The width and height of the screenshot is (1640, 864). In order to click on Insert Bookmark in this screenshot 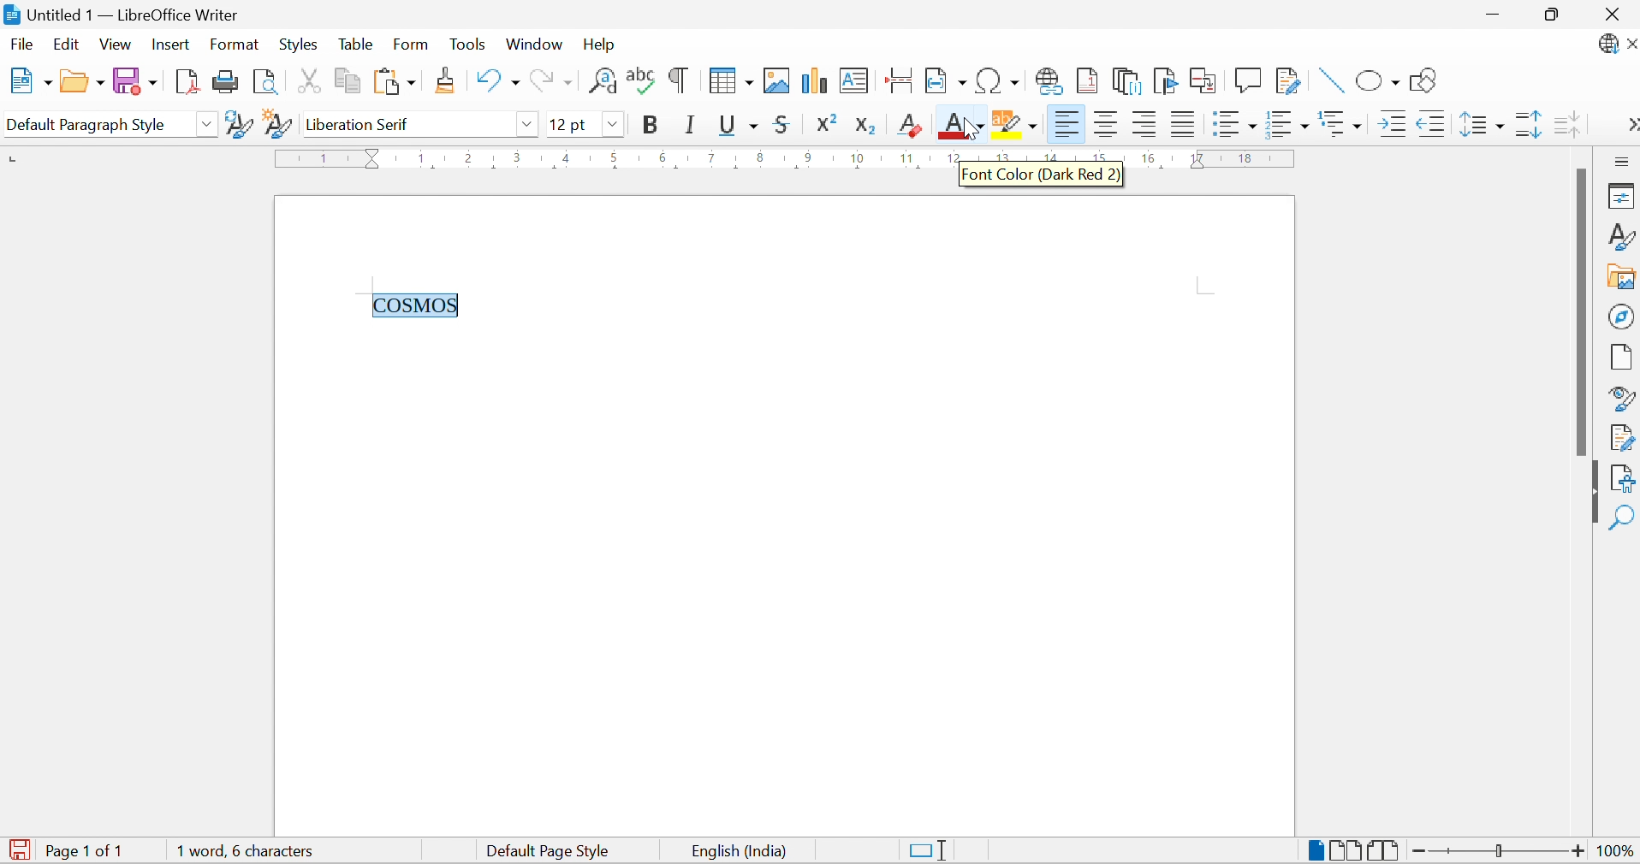, I will do `click(1165, 80)`.